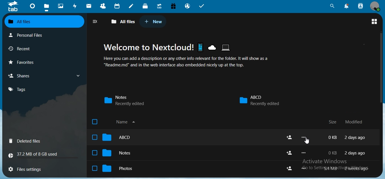 The width and height of the screenshot is (385, 179). I want to click on ..., so click(304, 153).